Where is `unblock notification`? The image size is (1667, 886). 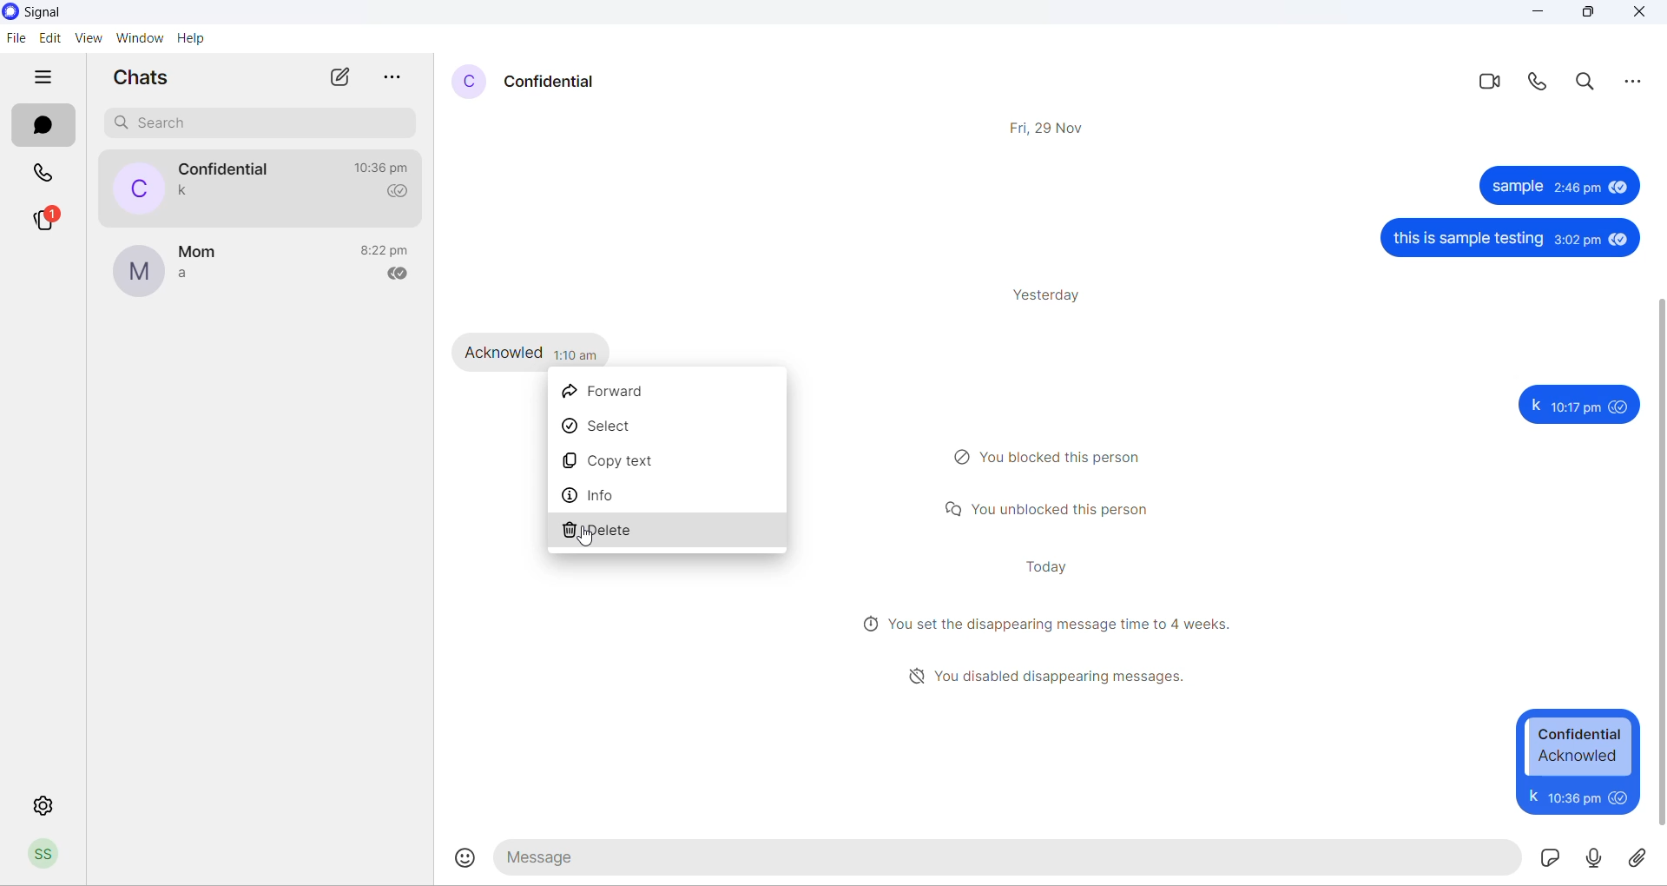
unblock notification is located at coordinates (1051, 512).